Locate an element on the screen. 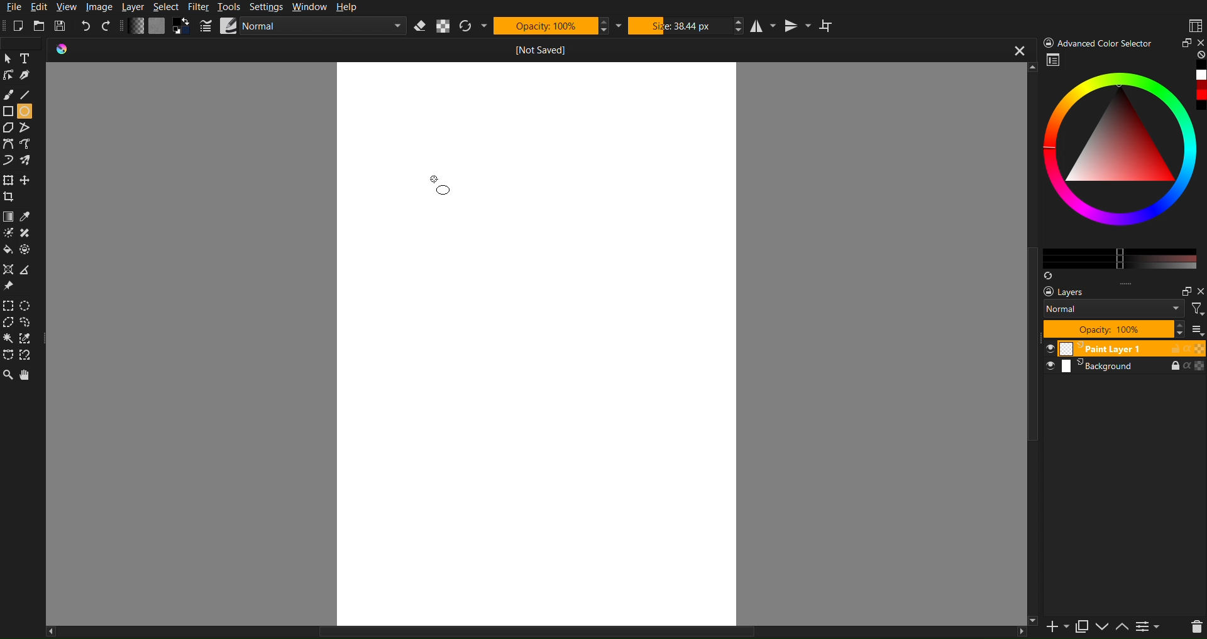  workspace is located at coordinates (1049, 58).